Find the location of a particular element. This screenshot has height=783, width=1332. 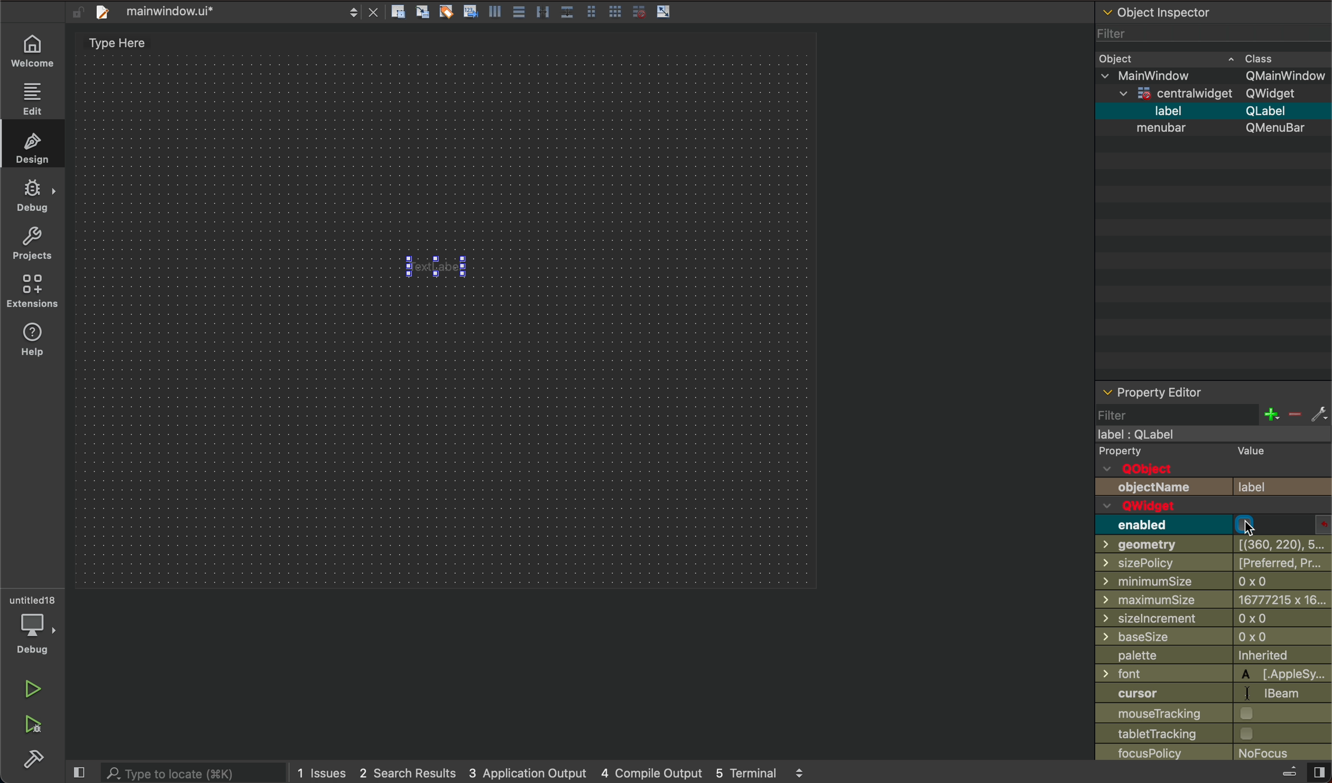

run is located at coordinates (33, 686).